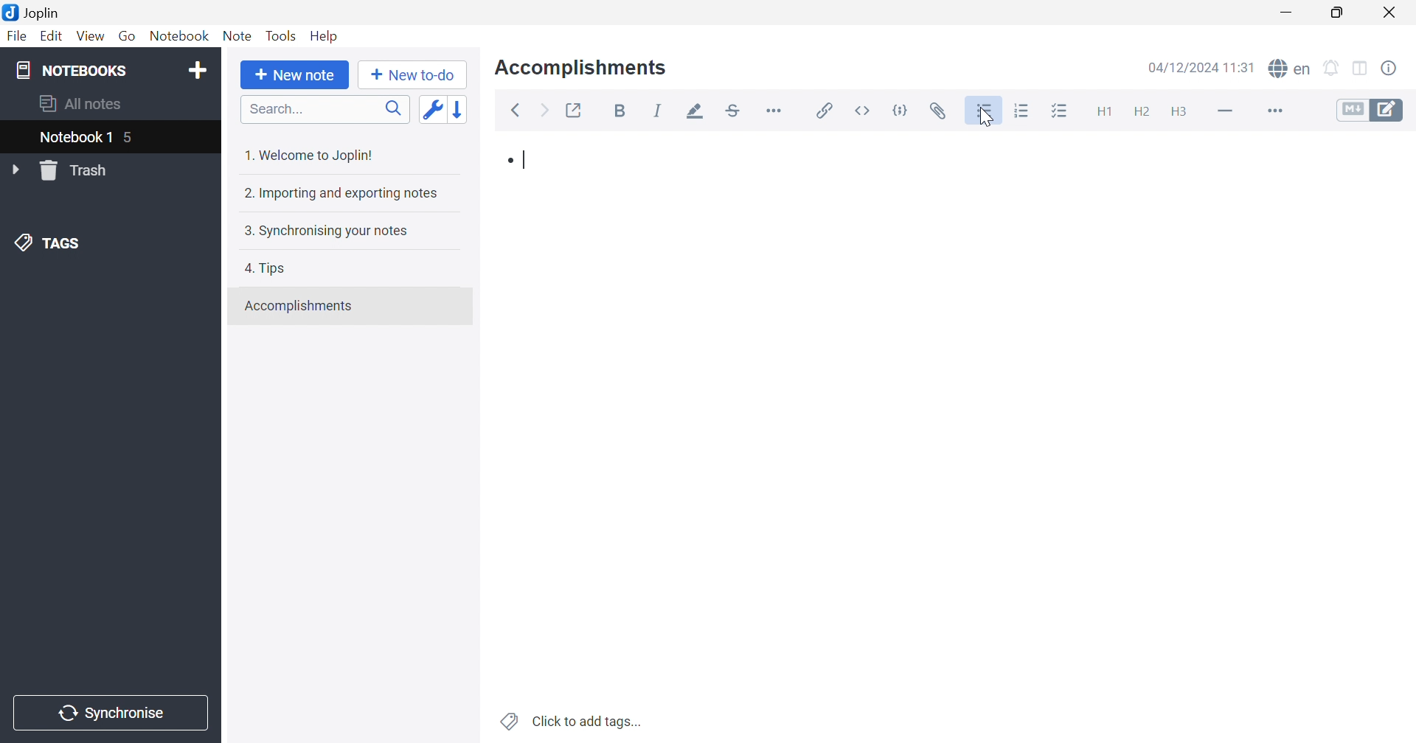  I want to click on Forward, so click(544, 109).